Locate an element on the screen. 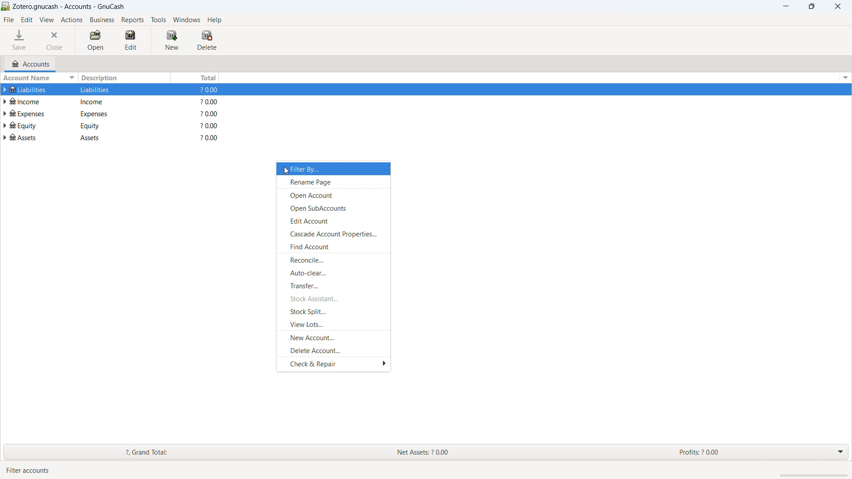 The height and width of the screenshot is (479, 852). new account is located at coordinates (333, 337).